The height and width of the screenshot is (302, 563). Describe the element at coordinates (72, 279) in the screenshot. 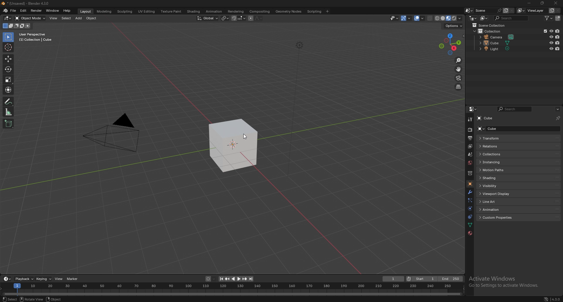

I see `marker` at that location.